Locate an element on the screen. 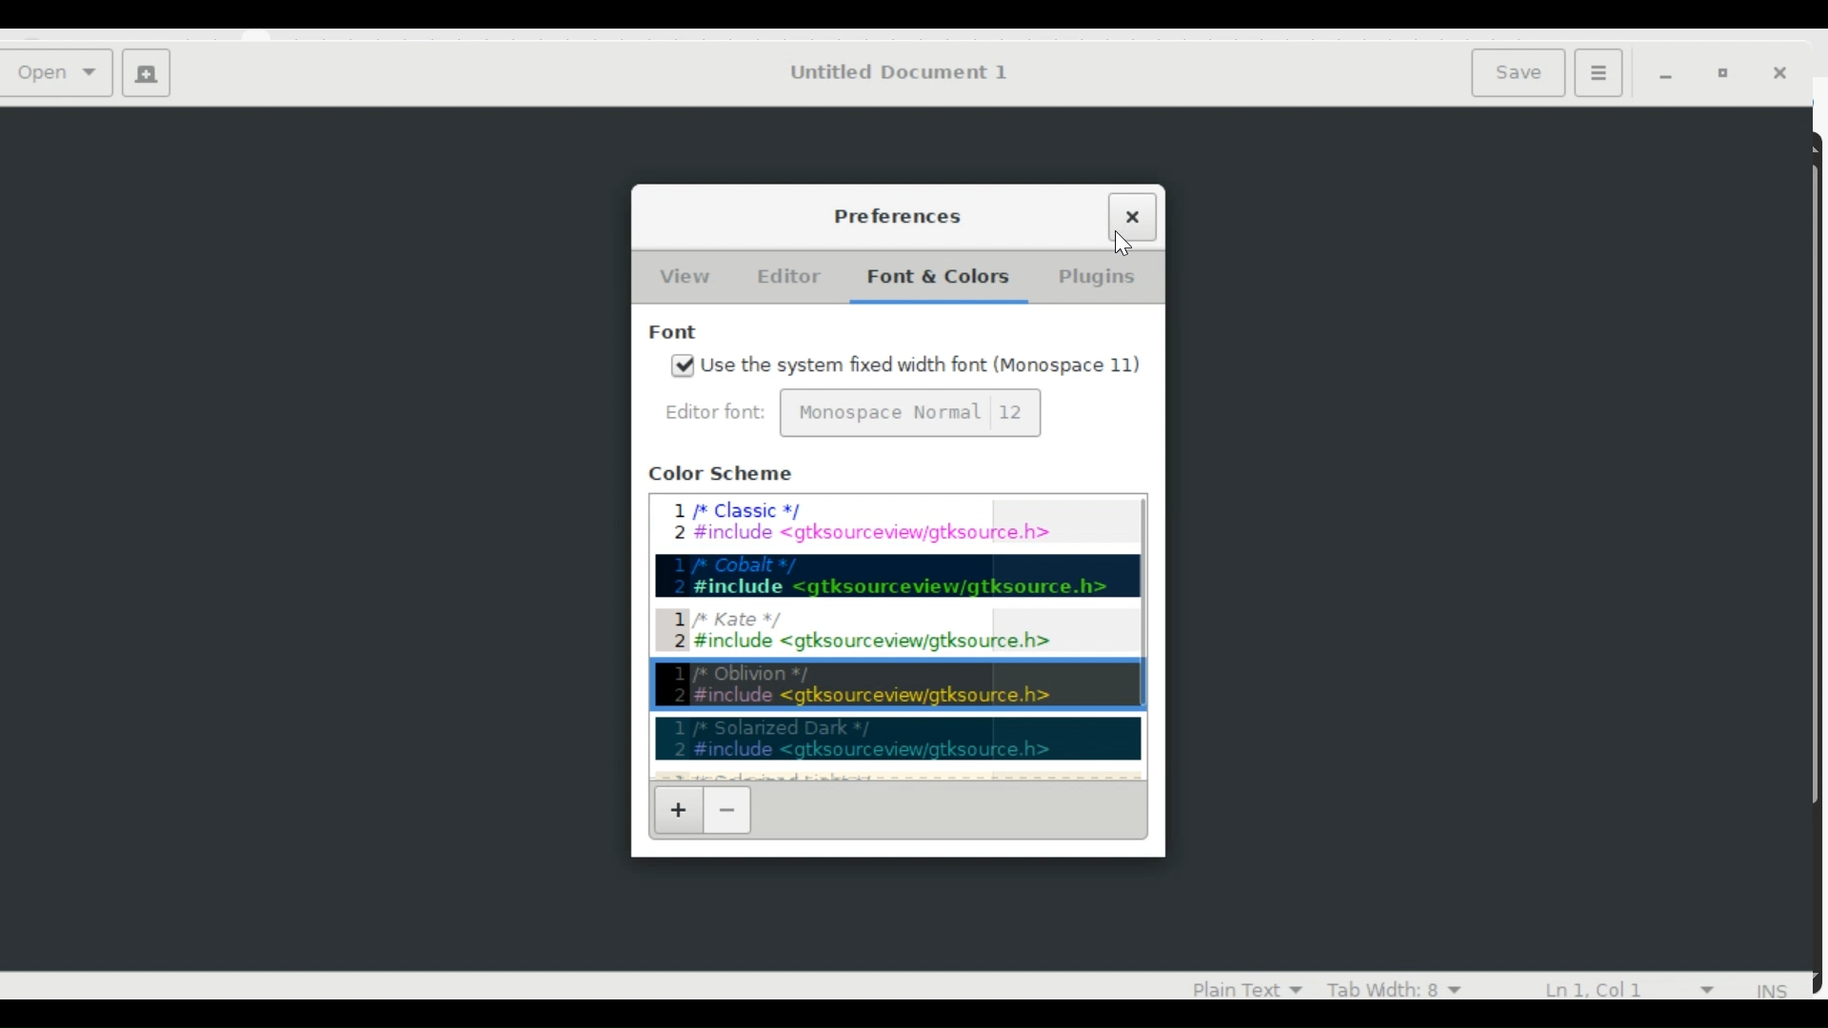  checked checkbox is located at coordinates (684, 366).